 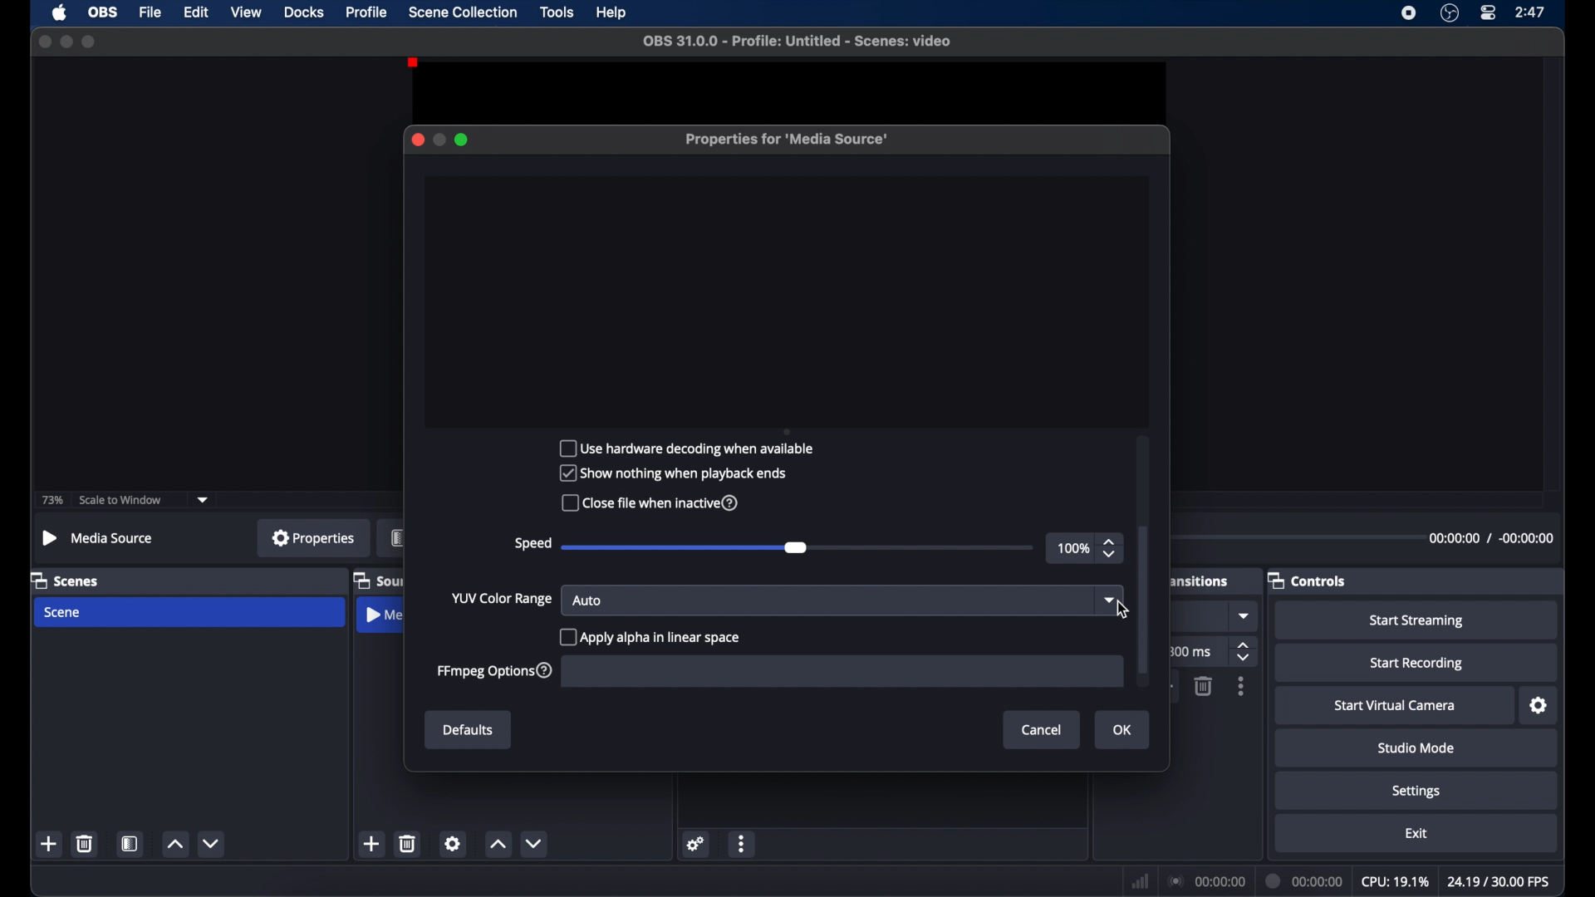 I want to click on ffmpeg options, so click(x=497, y=671).